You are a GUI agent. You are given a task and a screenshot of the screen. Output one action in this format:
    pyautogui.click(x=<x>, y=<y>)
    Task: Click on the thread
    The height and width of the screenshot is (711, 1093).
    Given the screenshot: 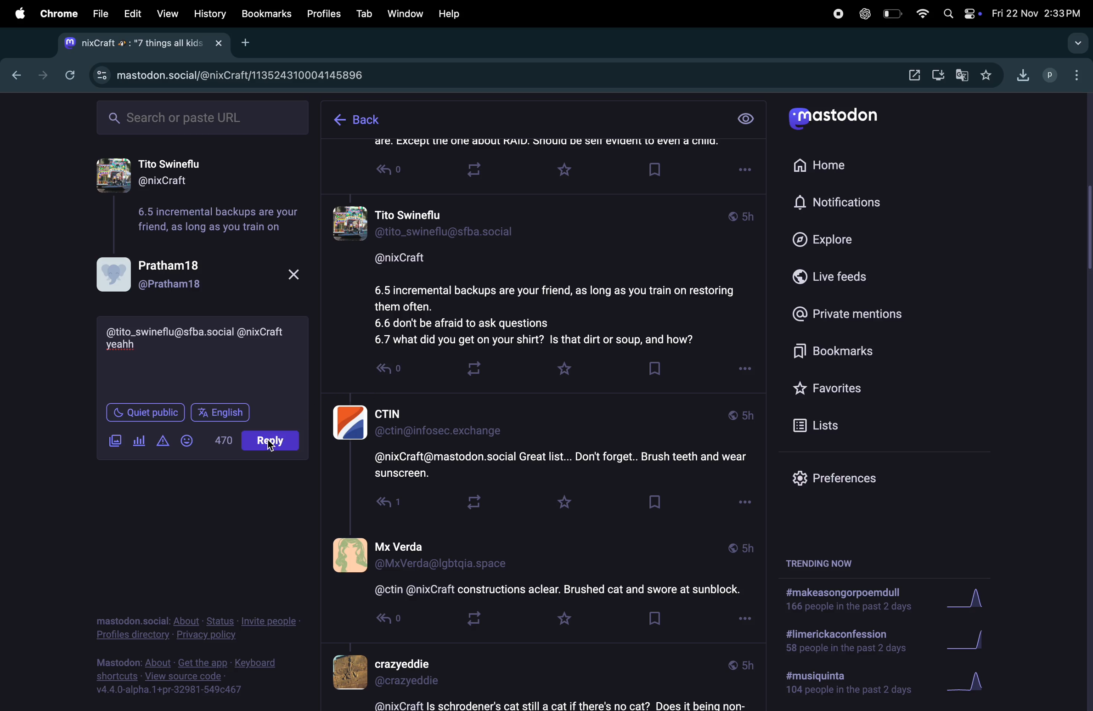 What is the action you would take?
    pyautogui.click(x=549, y=273)
    